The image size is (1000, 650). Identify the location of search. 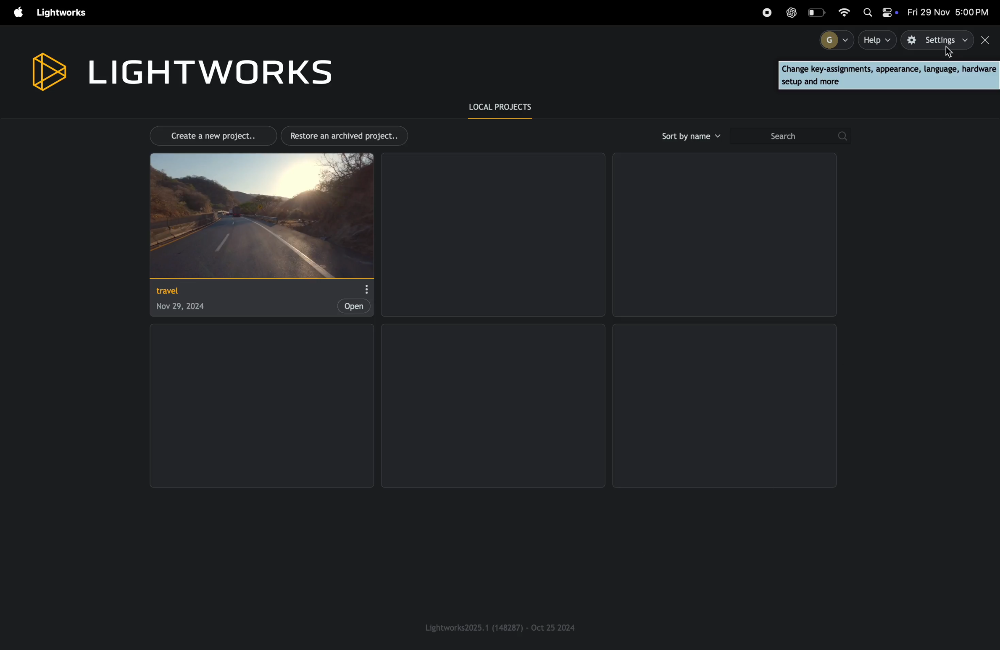
(789, 136).